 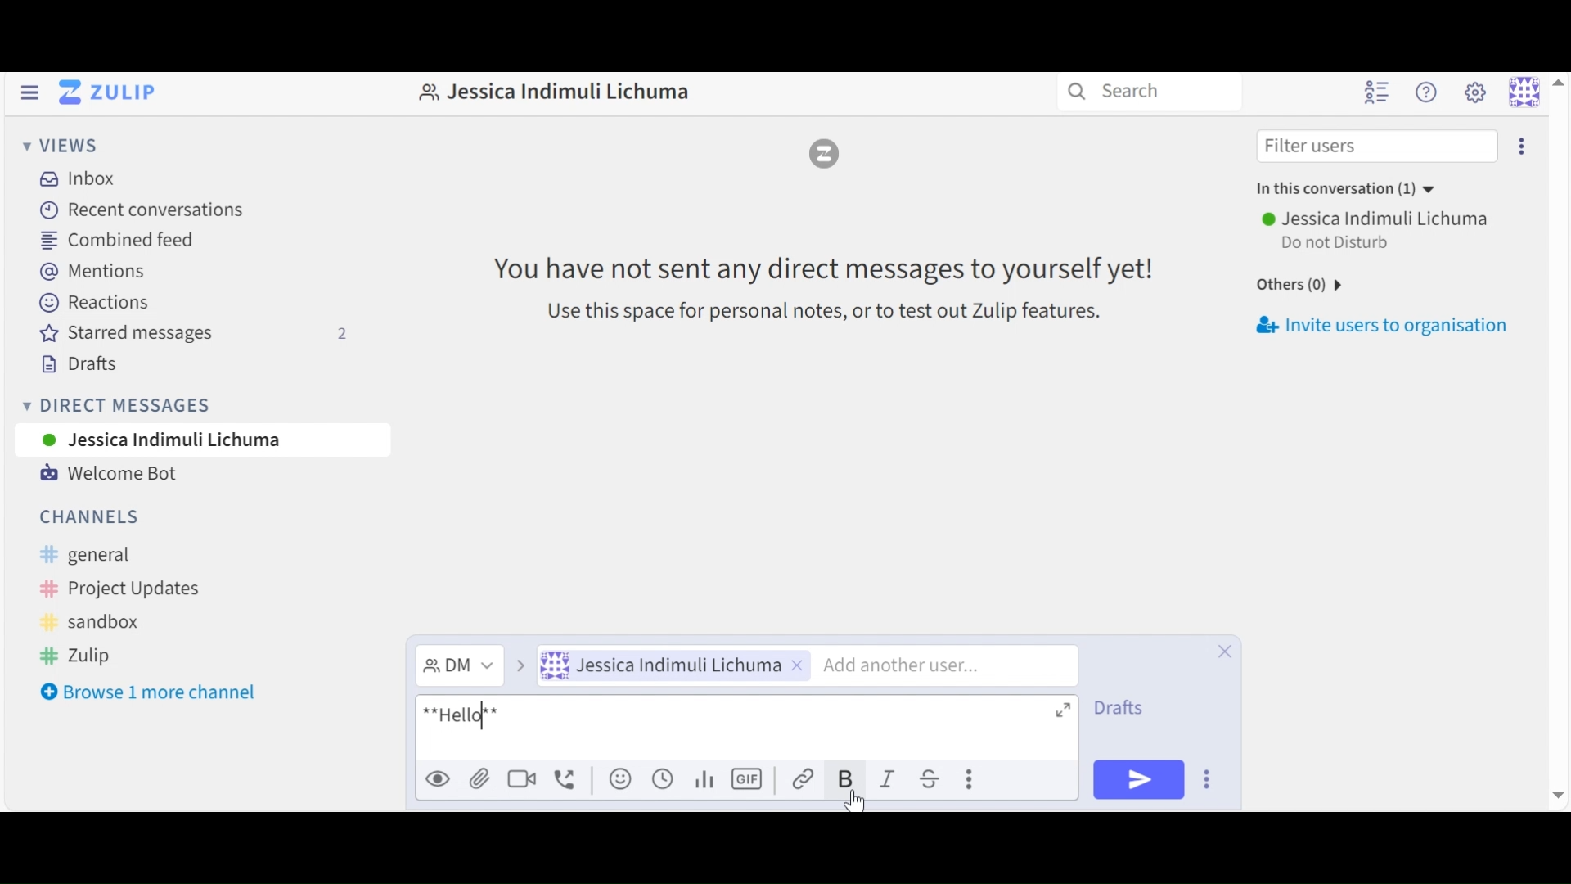 I want to click on Zulip, so click(x=74, y=655).